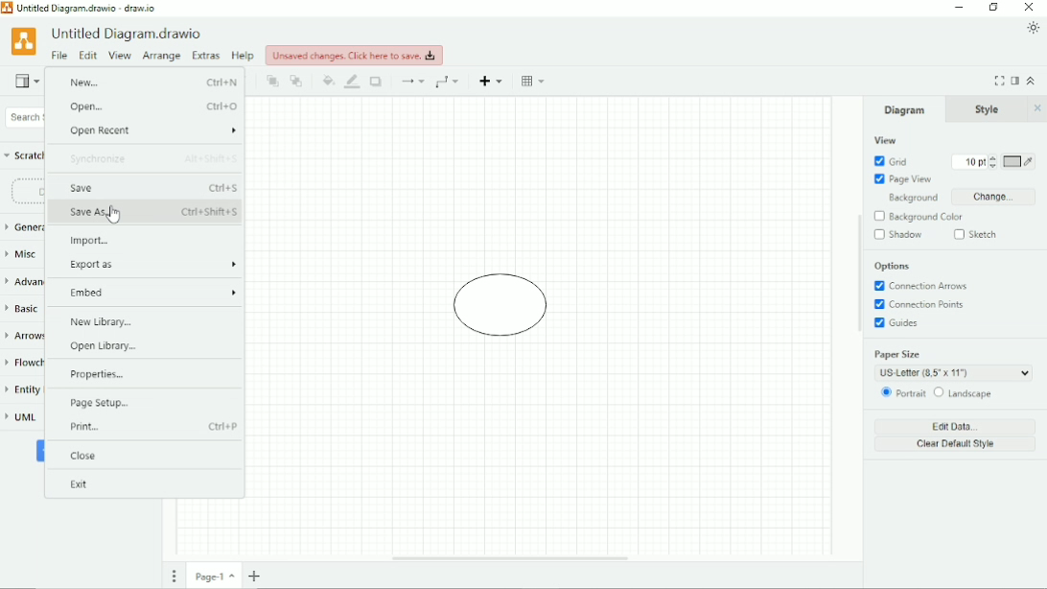 The height and width of the screenshot is (589, 1047). What do you see at coordinates (22, 363) in the screenshot?
I see `Flowchart` at bounding box center [22, 363].